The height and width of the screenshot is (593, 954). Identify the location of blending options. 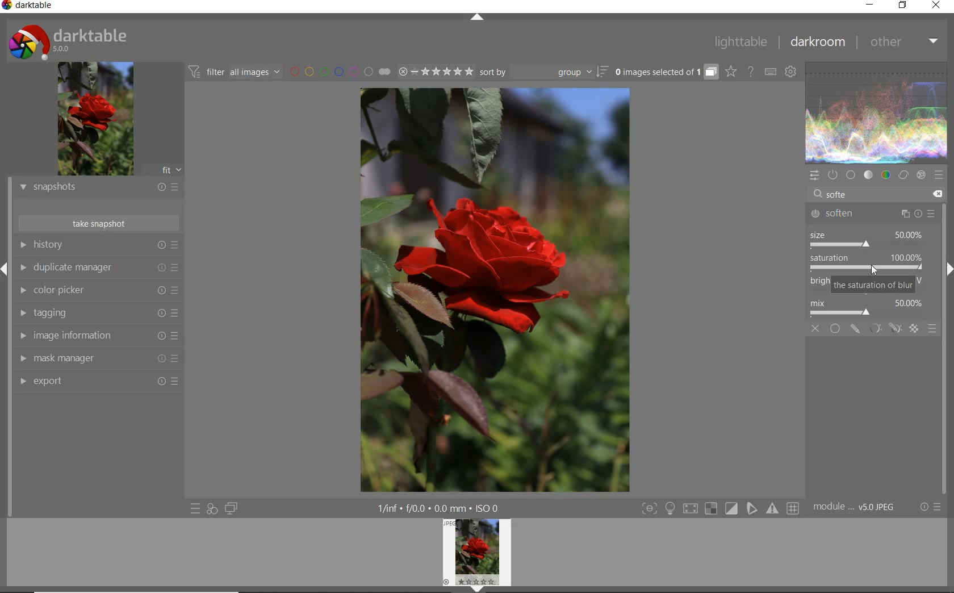
(932, 331).